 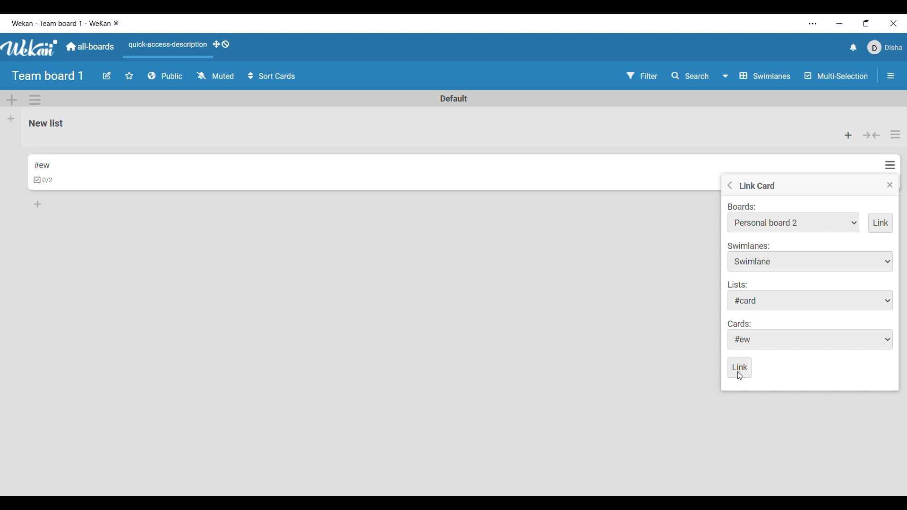 I want to click on Sort cards, so click(x=273, y=76).